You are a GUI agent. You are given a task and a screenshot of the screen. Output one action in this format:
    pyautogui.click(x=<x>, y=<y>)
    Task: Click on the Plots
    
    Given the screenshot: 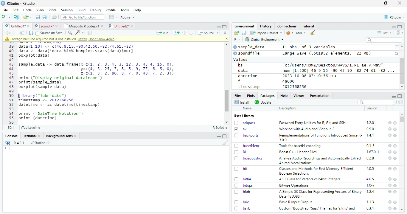 What is the action you would take?
    pyautogui.click(x=52, y=10)
    